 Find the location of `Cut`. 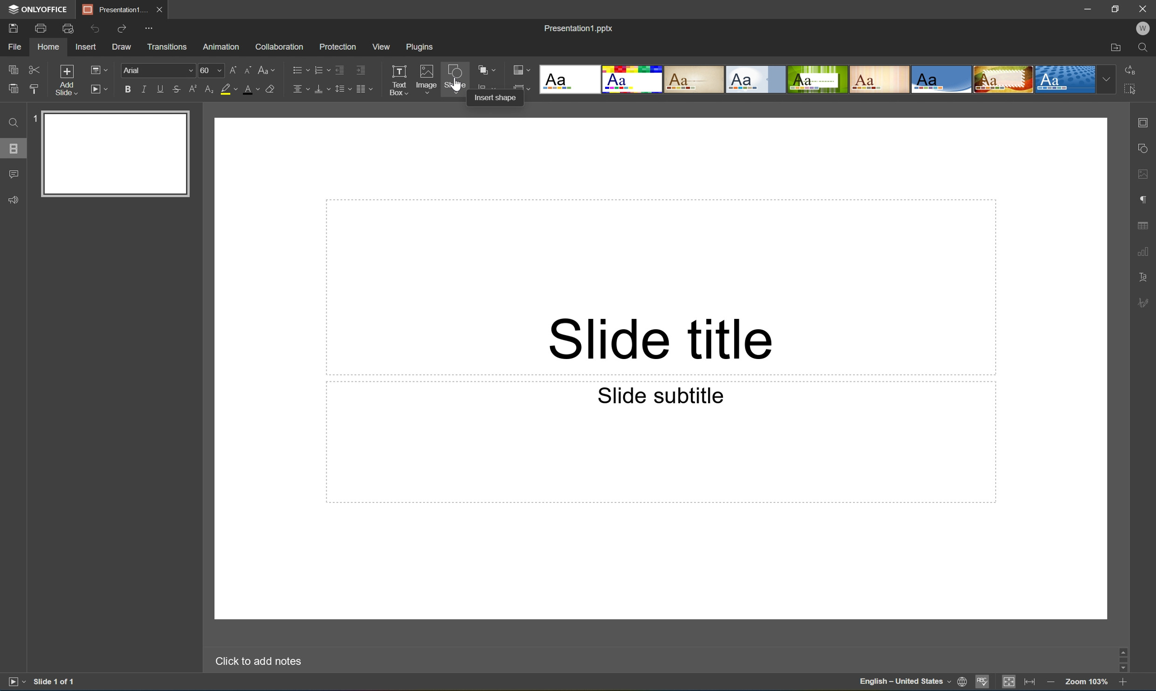

Cut is located at coordinates (33, 68).